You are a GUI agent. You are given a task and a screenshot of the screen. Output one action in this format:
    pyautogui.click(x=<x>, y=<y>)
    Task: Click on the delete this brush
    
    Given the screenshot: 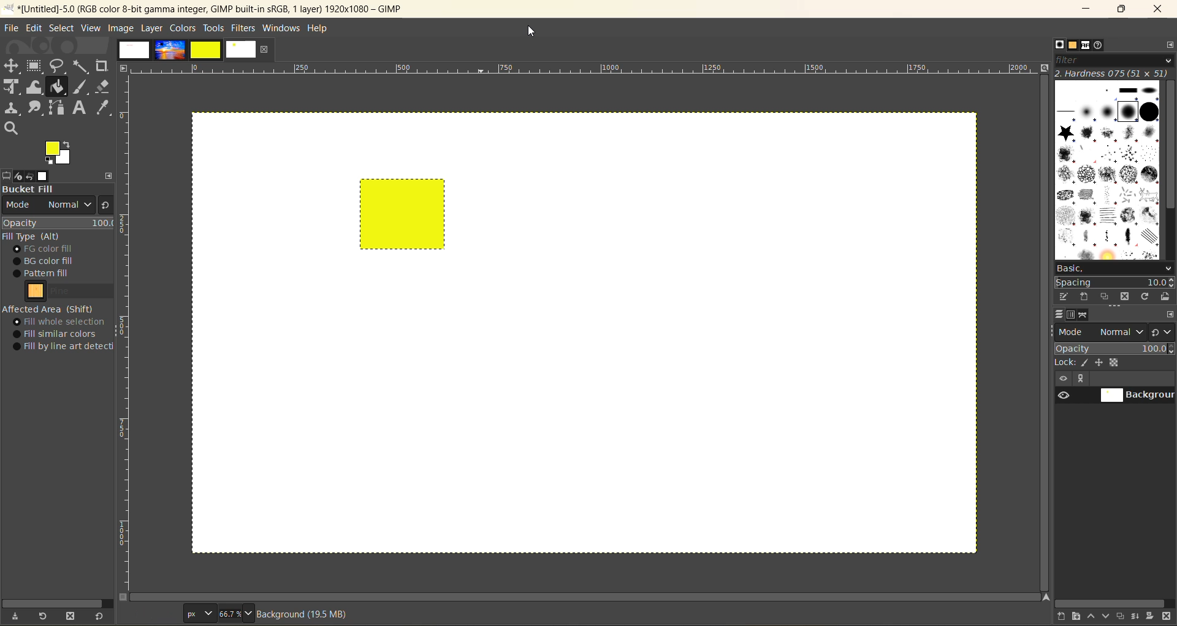 What is the action you would take?
    pyautogui.click(x=1125, y=296)
    